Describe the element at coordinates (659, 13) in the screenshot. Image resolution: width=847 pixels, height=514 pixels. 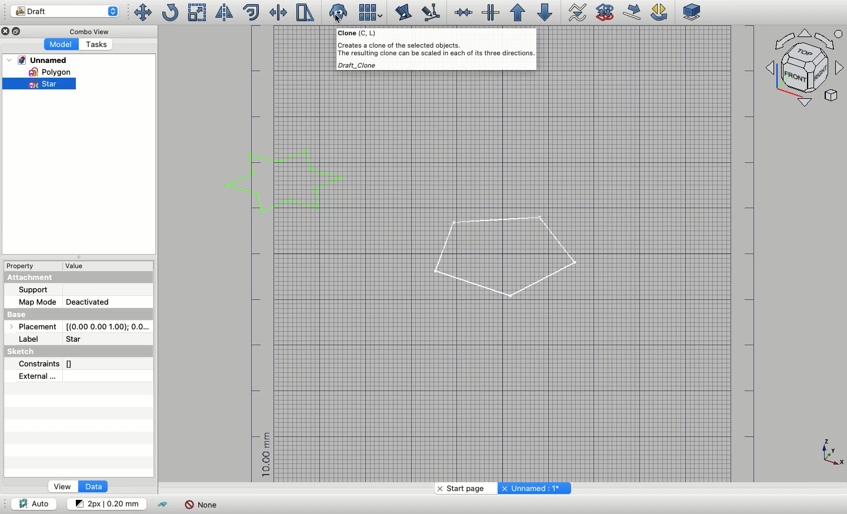
I see `Draft rotate` at that location.